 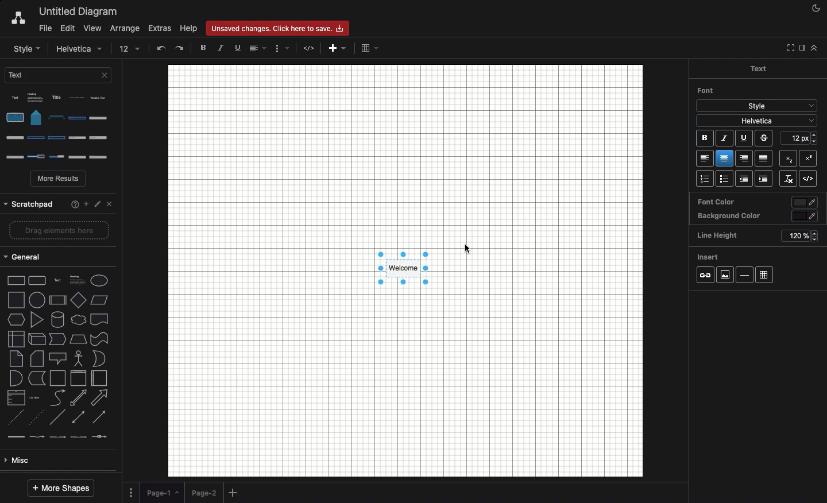 I want to click on Image, so click(x=726, y=275).